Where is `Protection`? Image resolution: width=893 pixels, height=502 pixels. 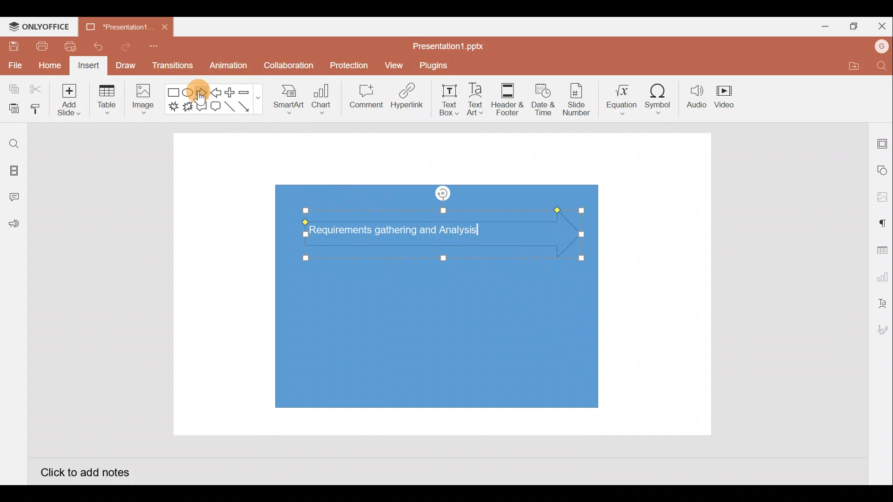 Protection is located at coordinates (347, 66).